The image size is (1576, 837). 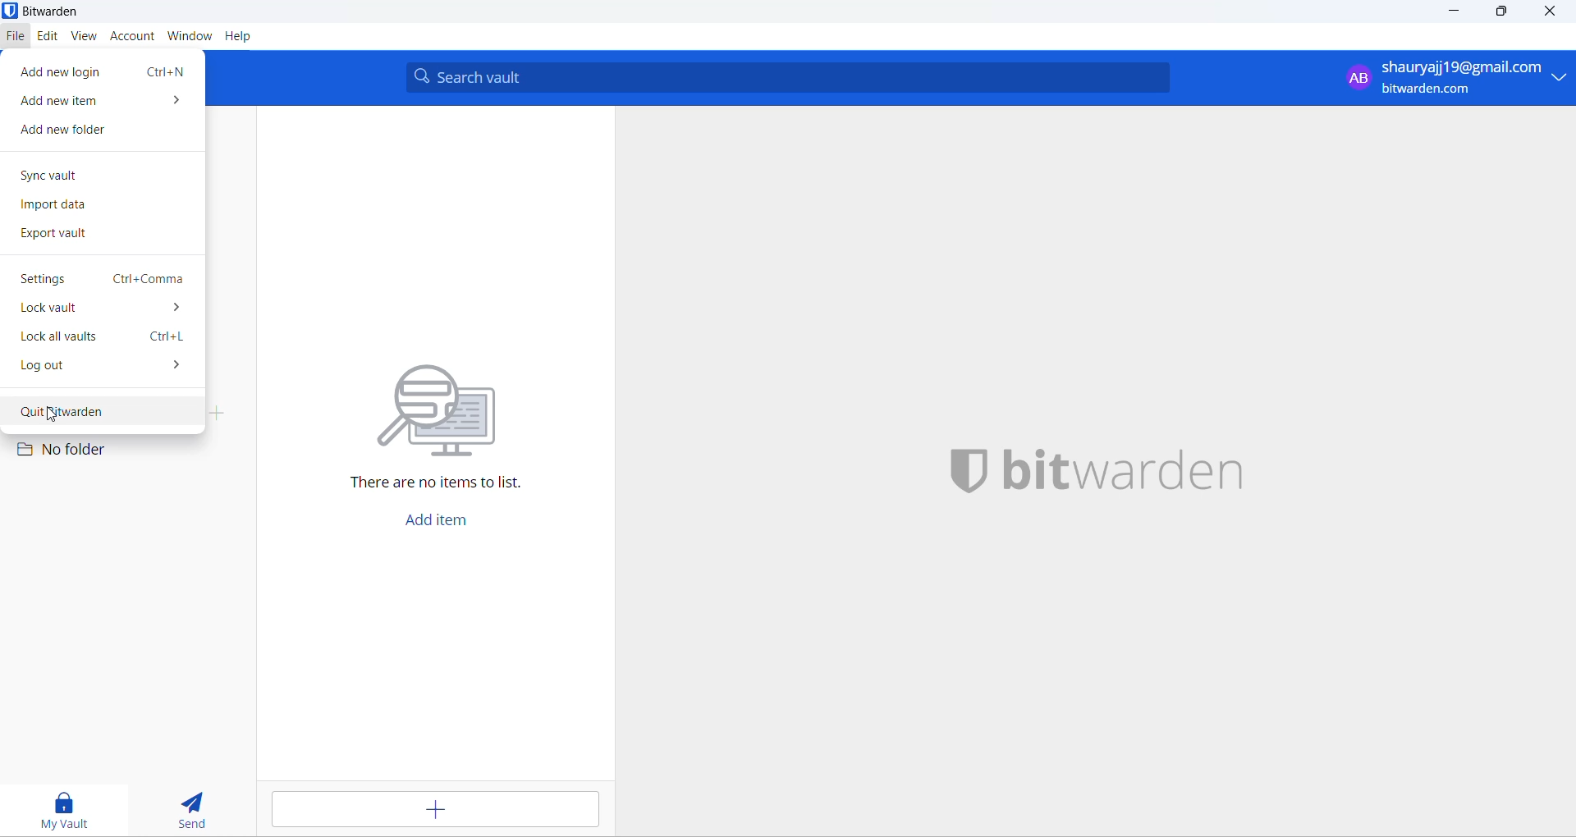 What do you see at coordinates (96, 451) in the screenshot?
I see `no folder` at bounding box center [96, 451].